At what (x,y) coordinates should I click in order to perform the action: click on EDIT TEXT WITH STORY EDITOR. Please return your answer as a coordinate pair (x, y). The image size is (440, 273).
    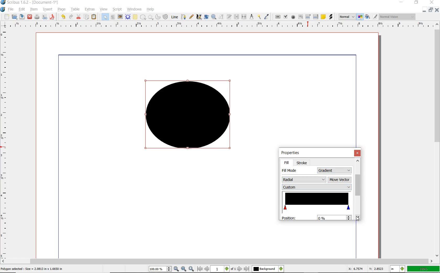
    Looking at the image, I should click on (229, 17).